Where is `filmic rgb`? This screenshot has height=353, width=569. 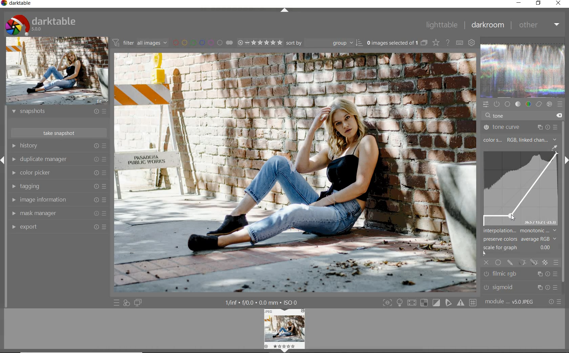
filmic rgb is located at coordinates (521, 274).